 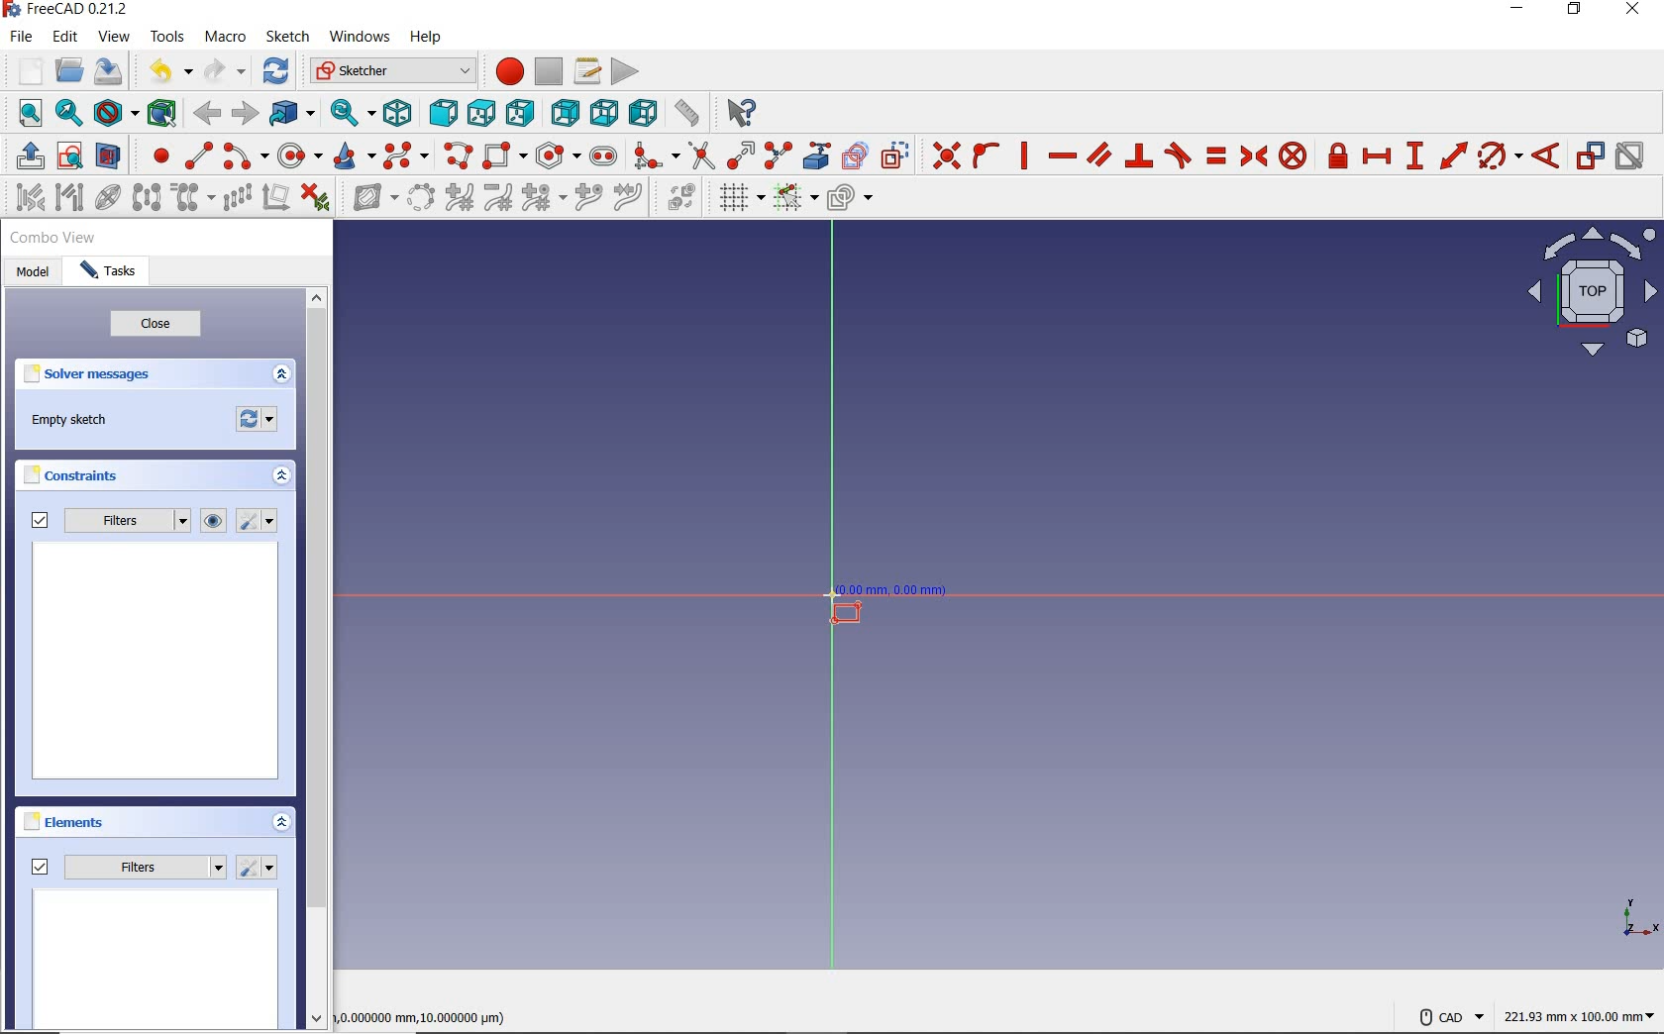 What do you see at coordinates (401, 113) in the screenshot?
I see `isometric` at bounding box center [401, 113].